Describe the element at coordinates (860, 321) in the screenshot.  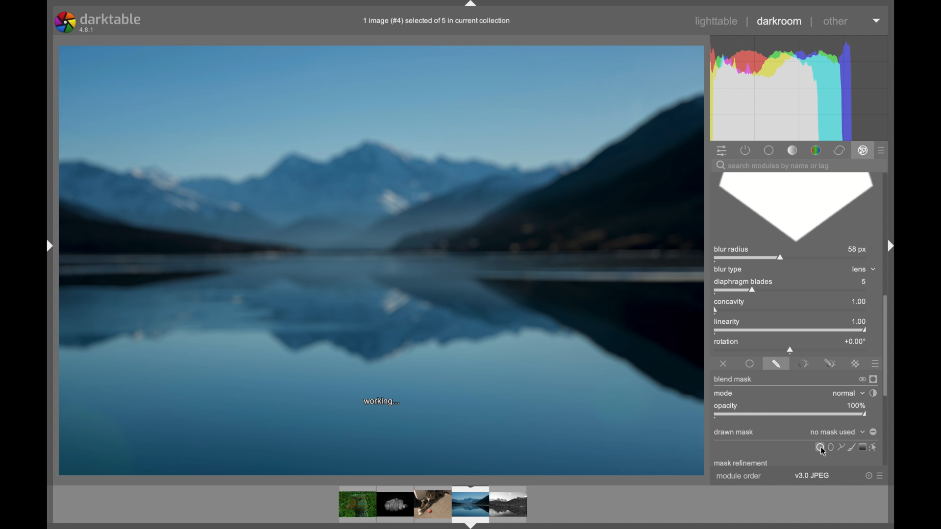
I see `1.00` at that location.